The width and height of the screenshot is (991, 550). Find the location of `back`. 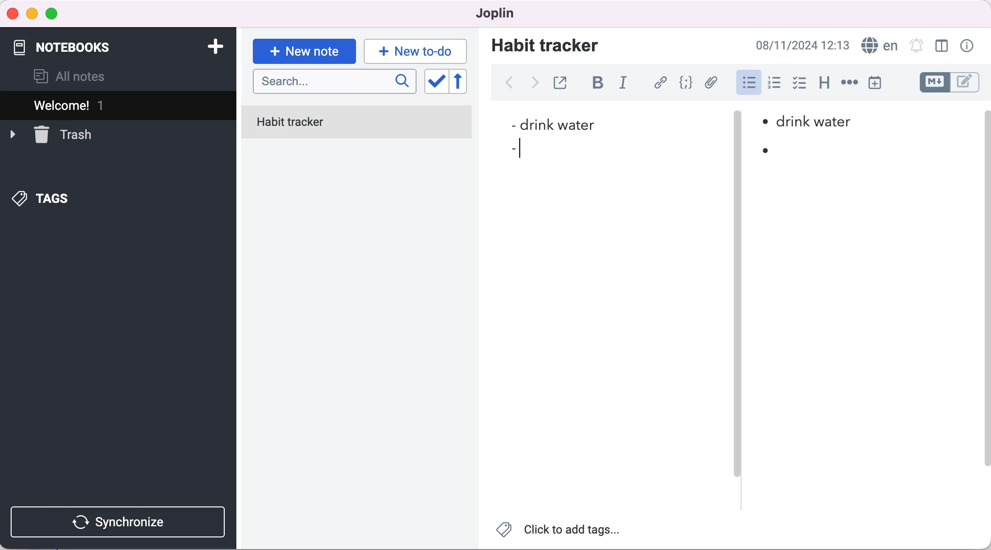

back is located at coordinates (509, 83).